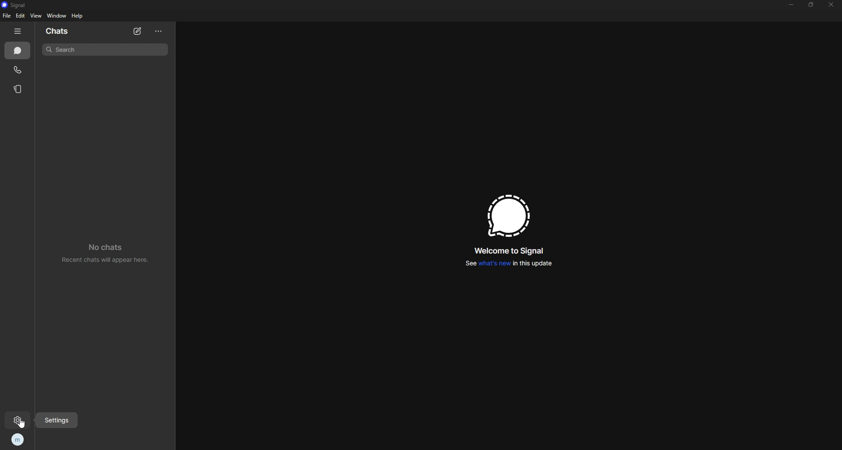 The image size is (842, 450). Describe the element at coordinates (508, 265) in the screenshot. I see `see whats new in this update` at that location.